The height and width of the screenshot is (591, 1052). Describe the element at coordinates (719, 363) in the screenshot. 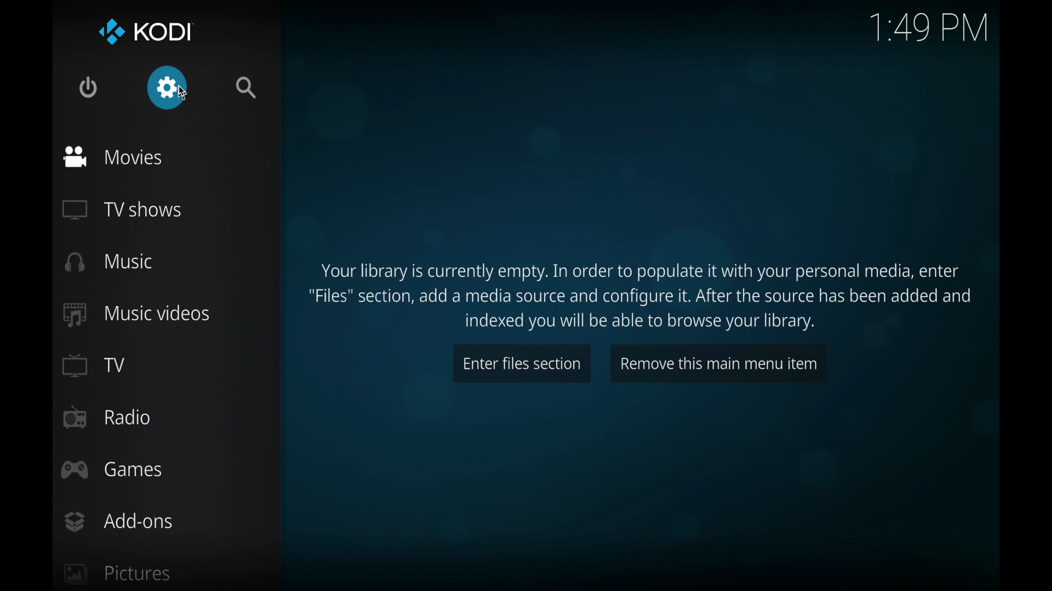

I see `remove this main menu item` at that location.